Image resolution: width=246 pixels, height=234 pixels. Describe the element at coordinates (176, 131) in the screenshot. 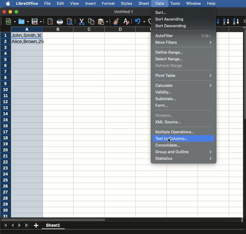

I see `Multiple operations` at that location.